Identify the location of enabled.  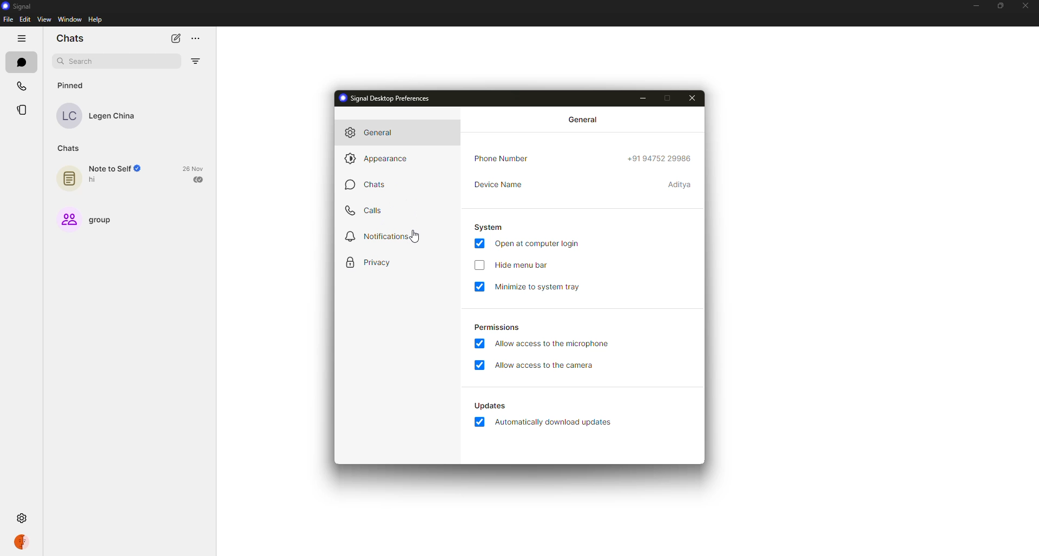
(478, 343).